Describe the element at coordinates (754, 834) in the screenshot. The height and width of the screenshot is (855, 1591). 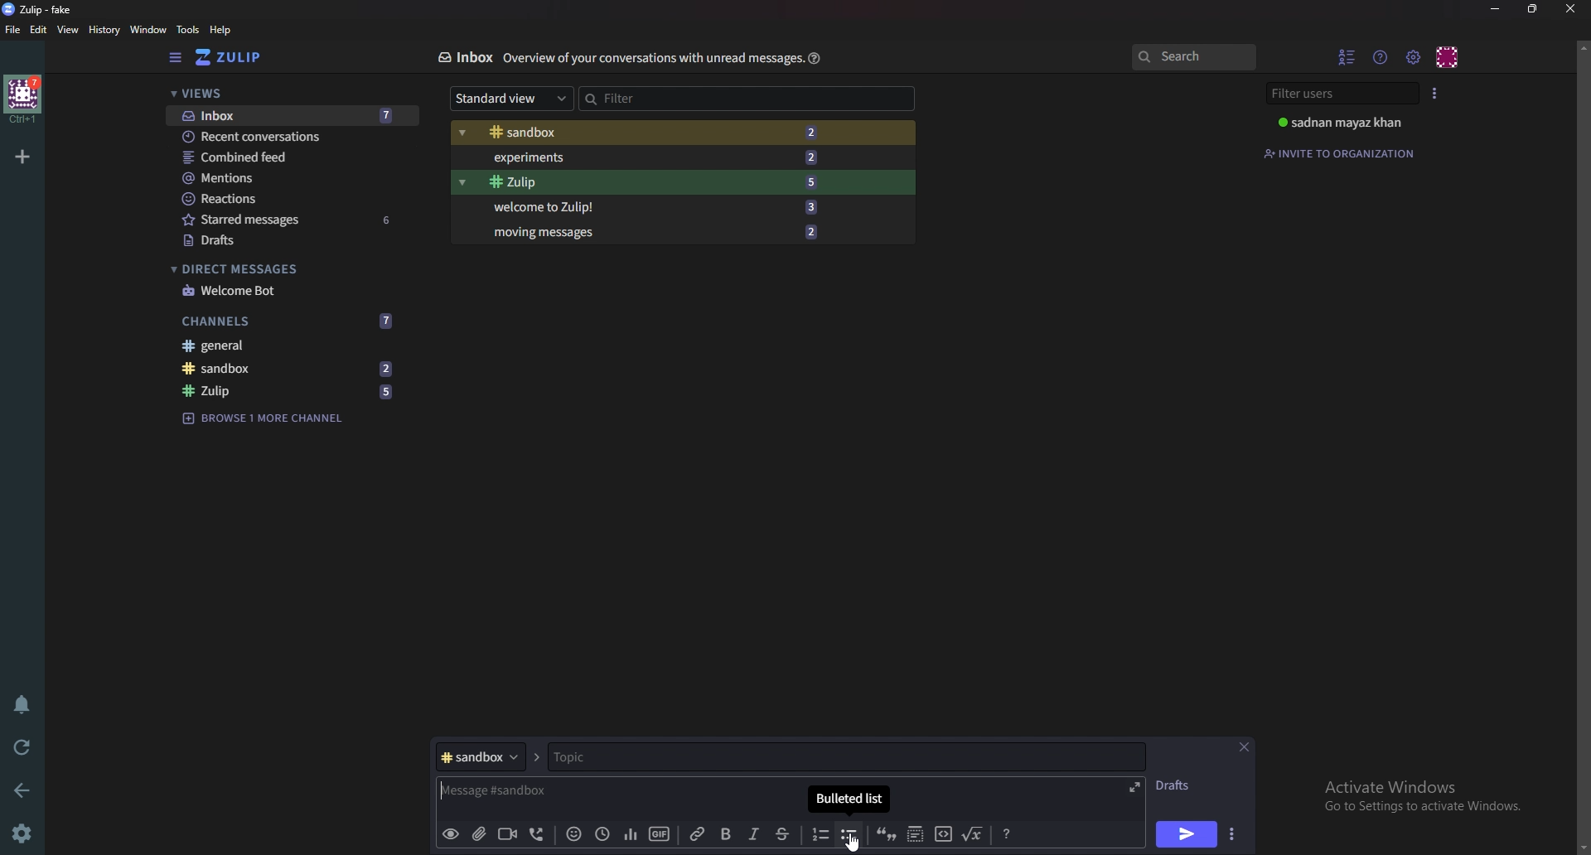
I see `Italic` at that location.